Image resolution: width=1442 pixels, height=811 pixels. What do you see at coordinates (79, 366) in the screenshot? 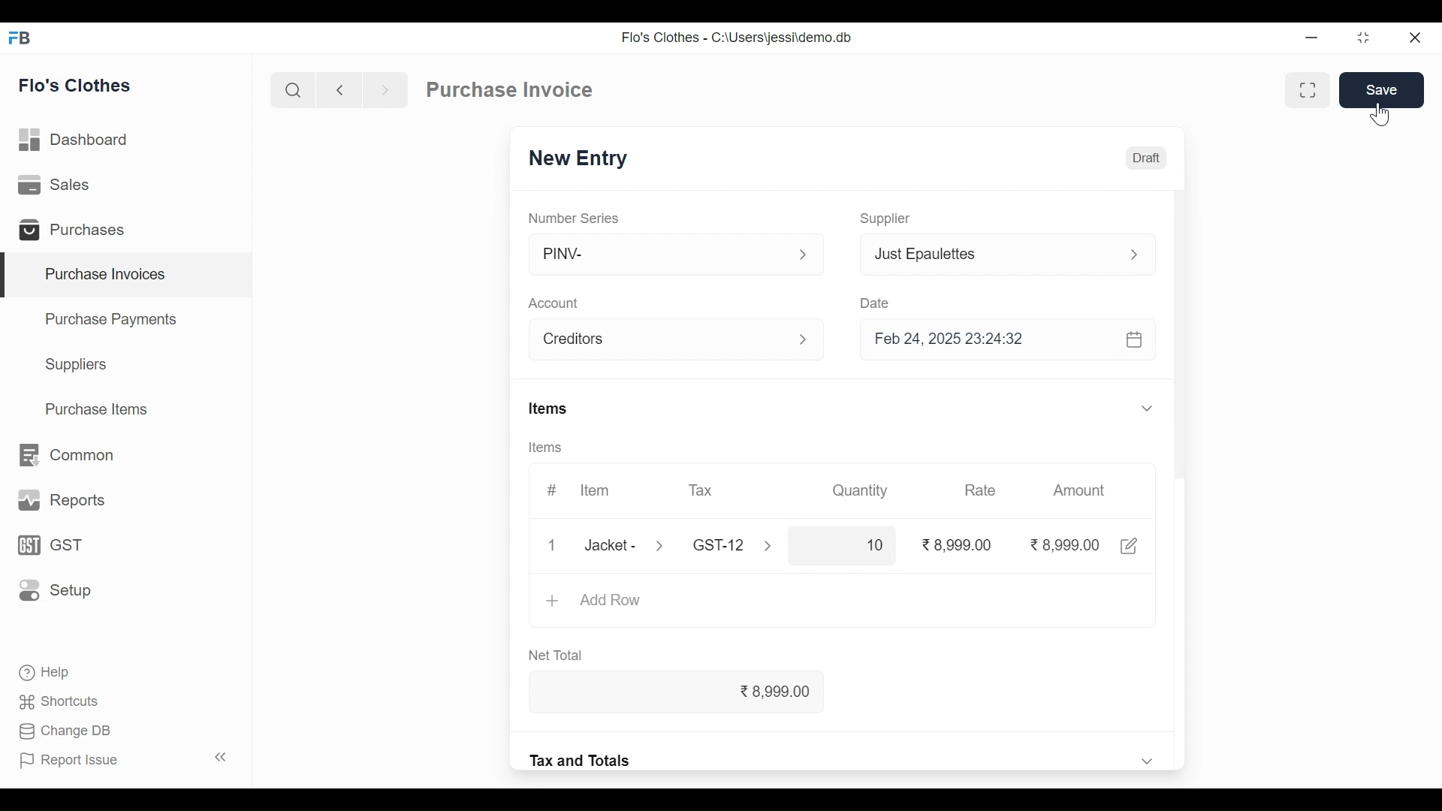
I see `Suppliers` at bounding box center [79, 366].